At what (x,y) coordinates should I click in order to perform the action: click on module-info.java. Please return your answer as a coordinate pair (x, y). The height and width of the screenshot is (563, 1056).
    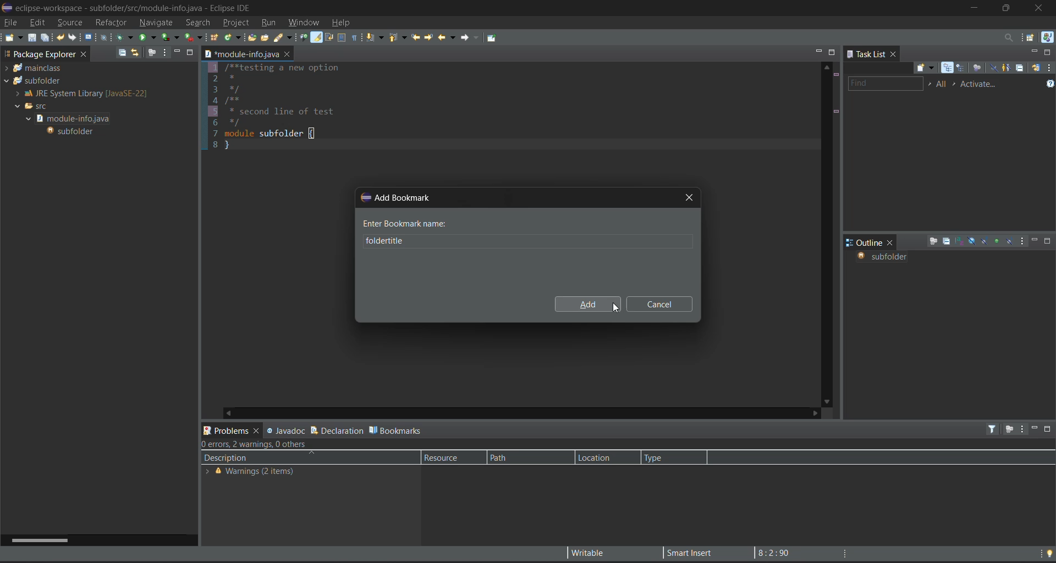
    Looking at the image, I should click on (241, 55).